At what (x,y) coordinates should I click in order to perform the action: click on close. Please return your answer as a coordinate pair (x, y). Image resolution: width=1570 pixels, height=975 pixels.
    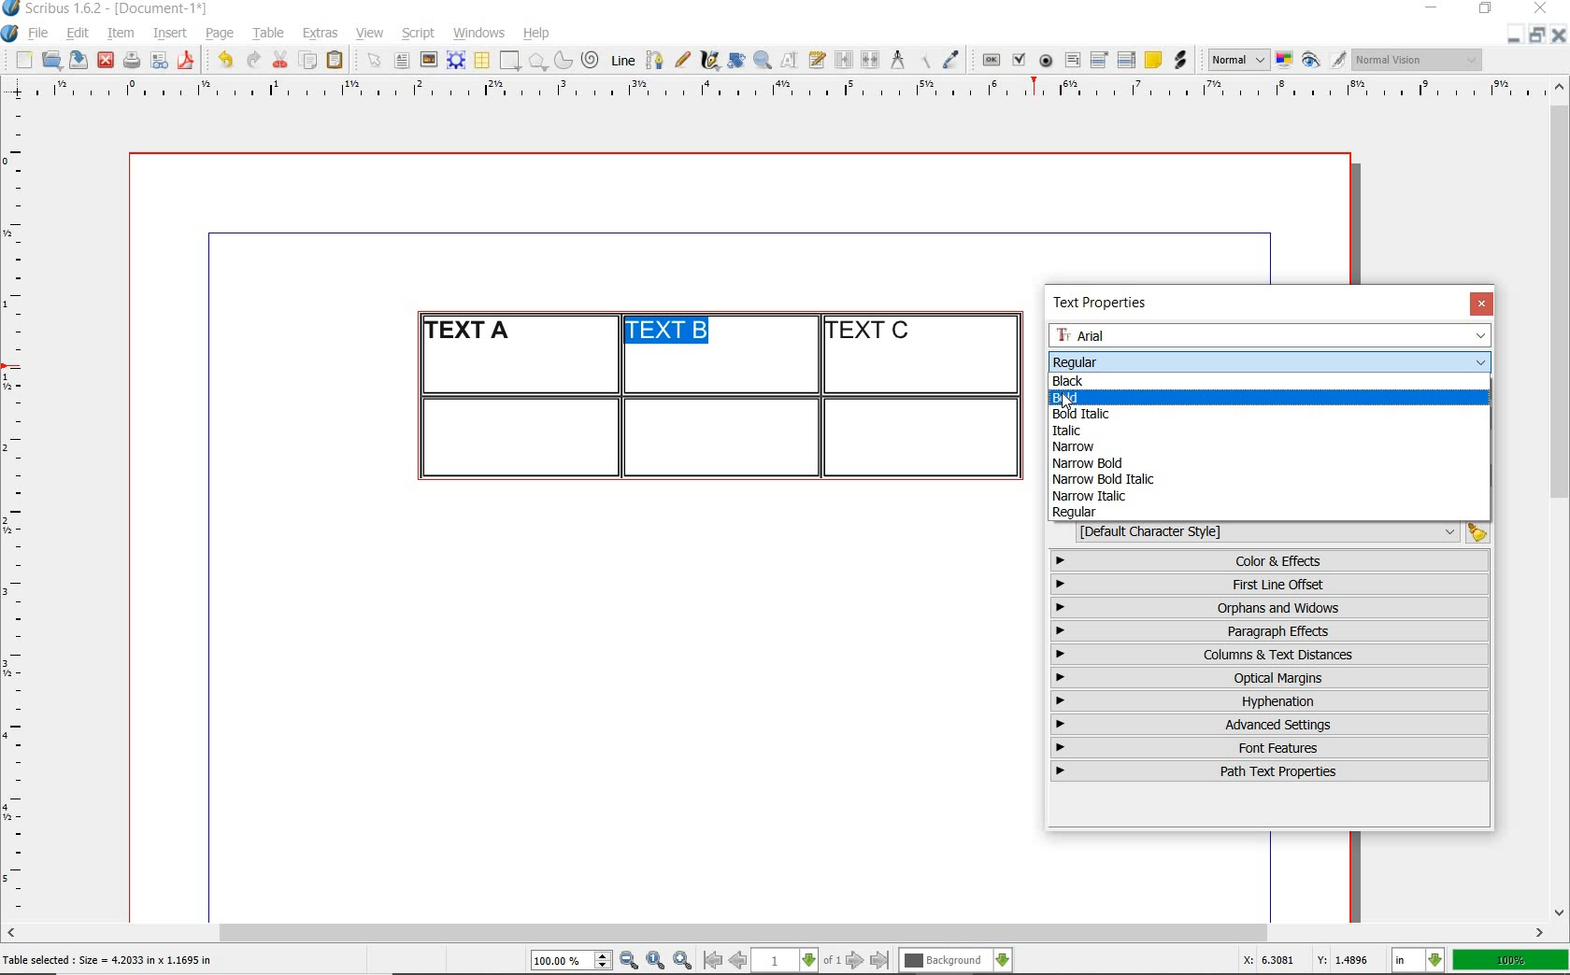
    Looking at the image, I should click on (1559, 35).